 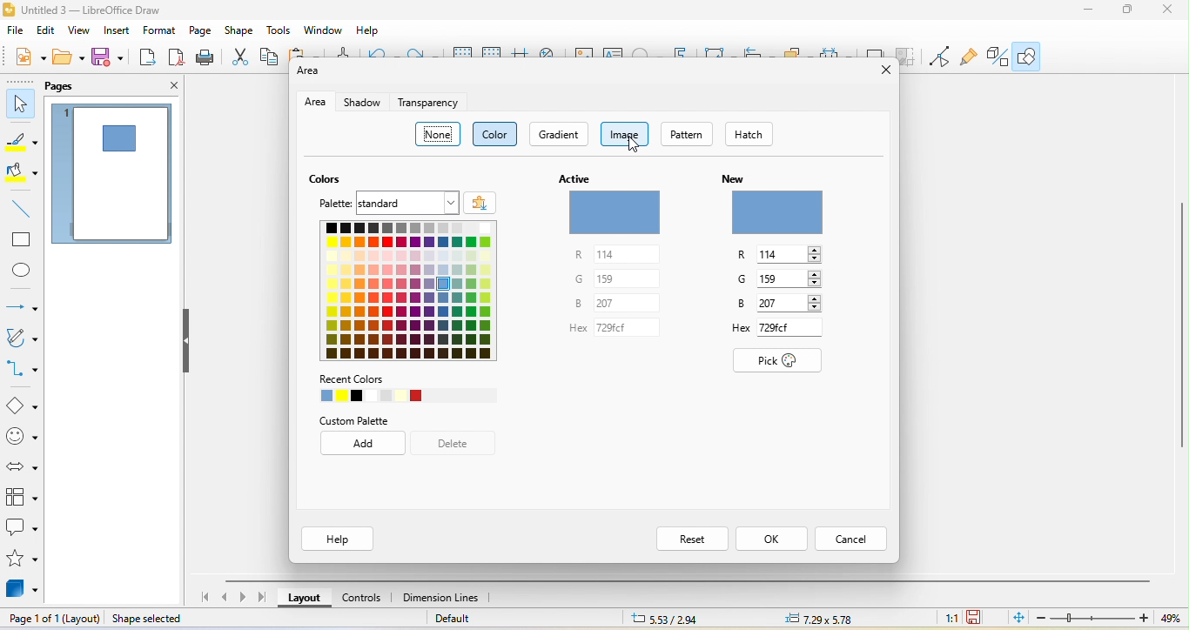 I want to click on maximize, so click(x=1128, y=11).